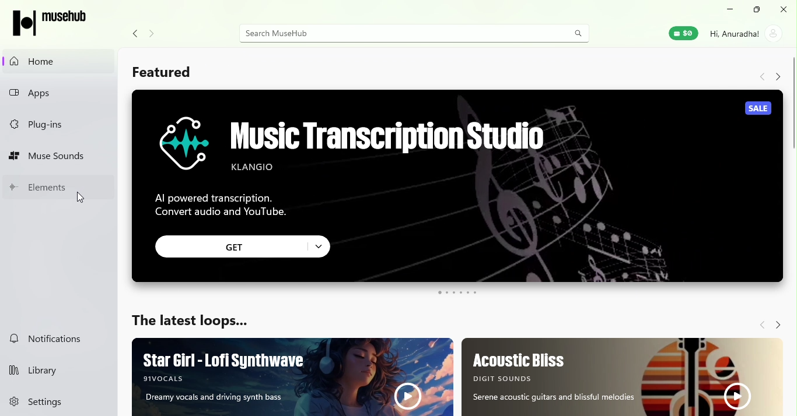 The image size is (797, 416). What do you see at coordinates (459, 293) in the screenshot?
I see `swipe button` at bounding box center [459, 293].